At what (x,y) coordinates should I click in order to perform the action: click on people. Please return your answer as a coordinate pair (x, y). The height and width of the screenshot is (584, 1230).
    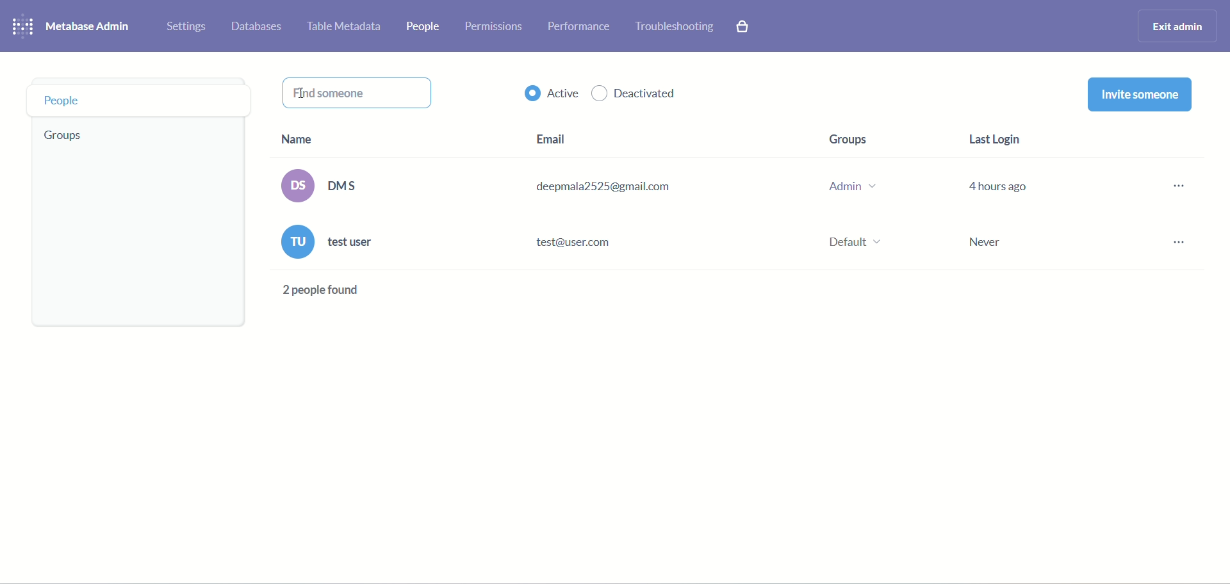
    Looking at the image, I should click on (138, 100).